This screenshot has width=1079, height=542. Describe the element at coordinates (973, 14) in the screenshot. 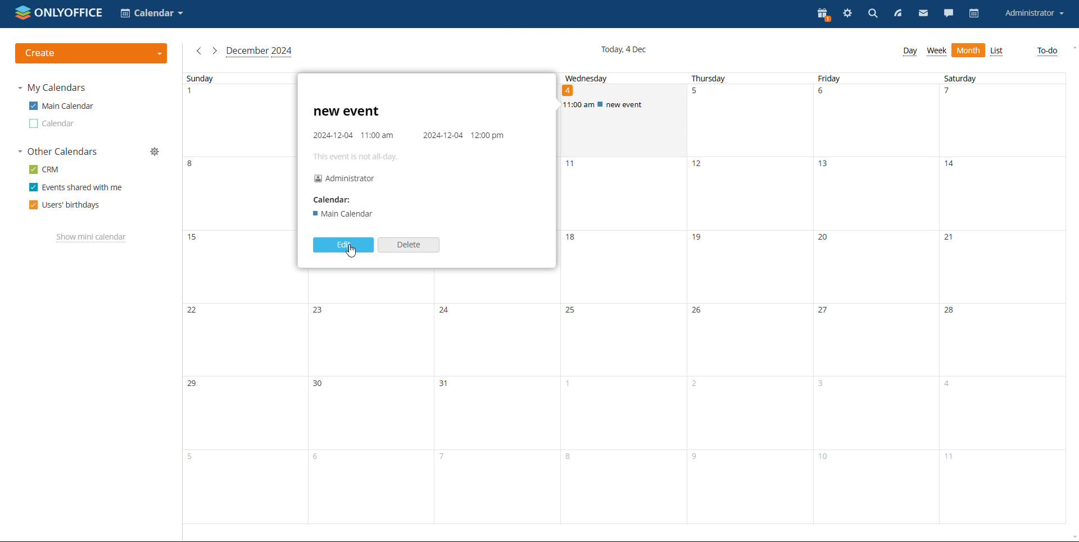

I see `calendar` at that location.